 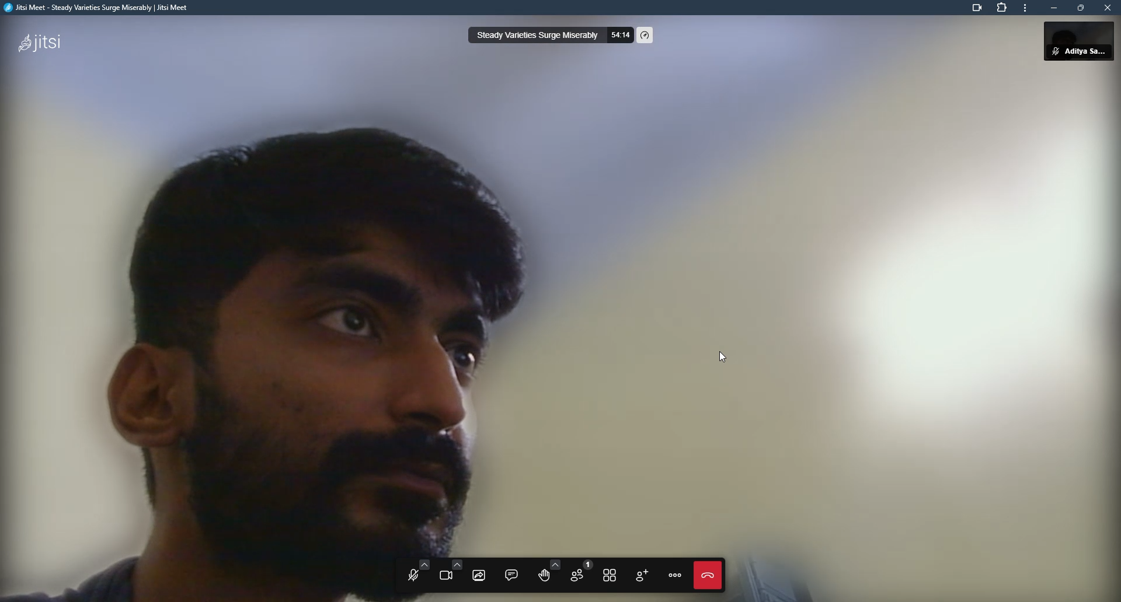 I want to click on participants, so click(x=578, y=573).